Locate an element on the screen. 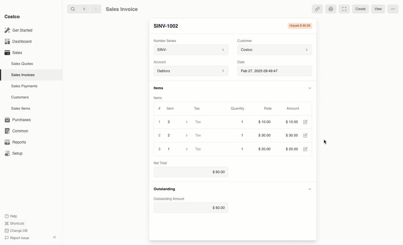 The image size is (403, 245). Rate is located at coordinates (266, 109).